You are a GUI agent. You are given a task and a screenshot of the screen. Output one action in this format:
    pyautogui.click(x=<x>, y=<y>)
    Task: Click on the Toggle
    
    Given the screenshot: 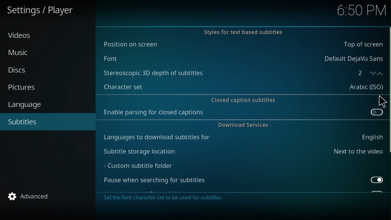 What is the action you would take?
    pyautogui.click(x=375, y=180)
    